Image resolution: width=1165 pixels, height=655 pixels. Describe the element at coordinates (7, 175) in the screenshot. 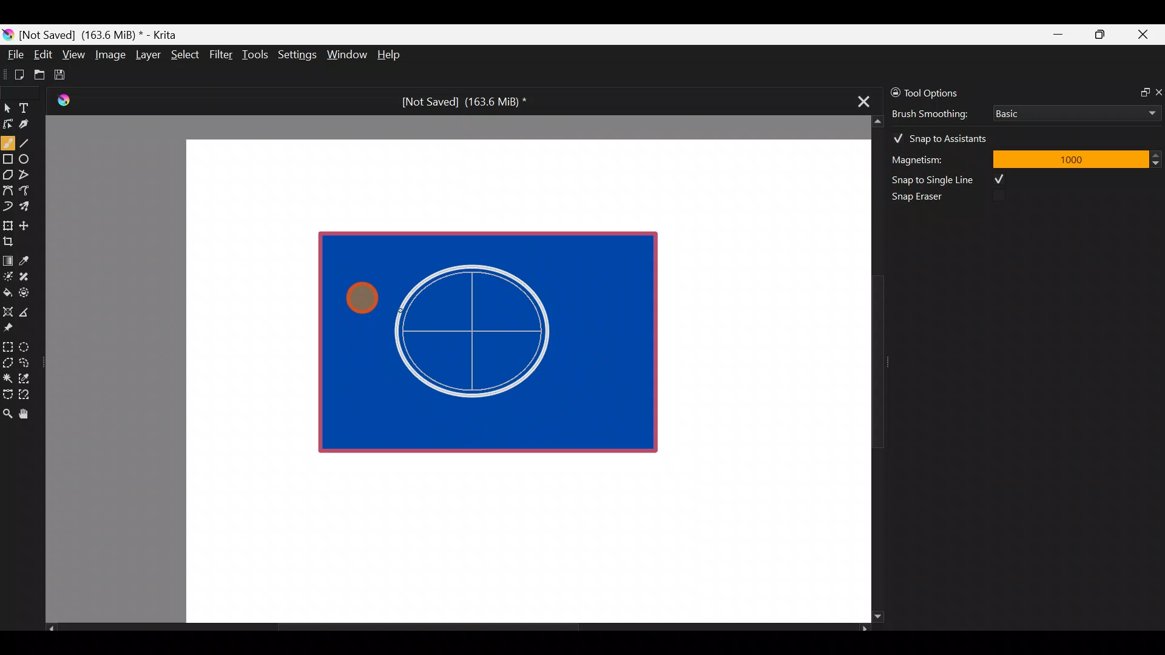

I see `Polygon tool` at that location.